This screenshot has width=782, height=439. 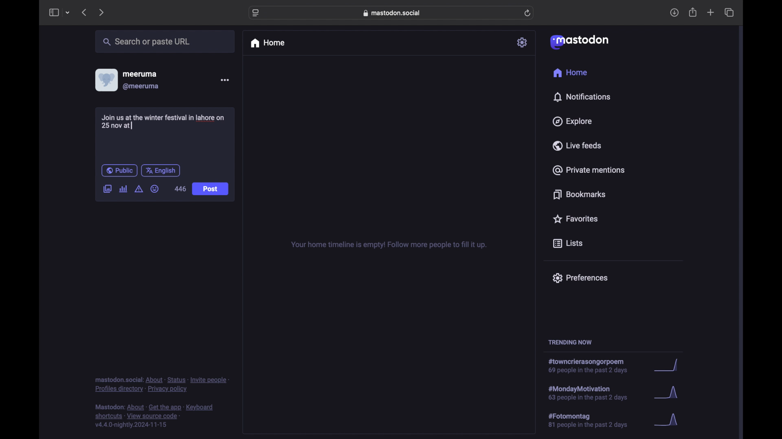 What do you see at coordinates (389, 245) in the screenshot?
I see `your home timeline is empty! follow more people to fill it up` at bounding box center [389, 245].